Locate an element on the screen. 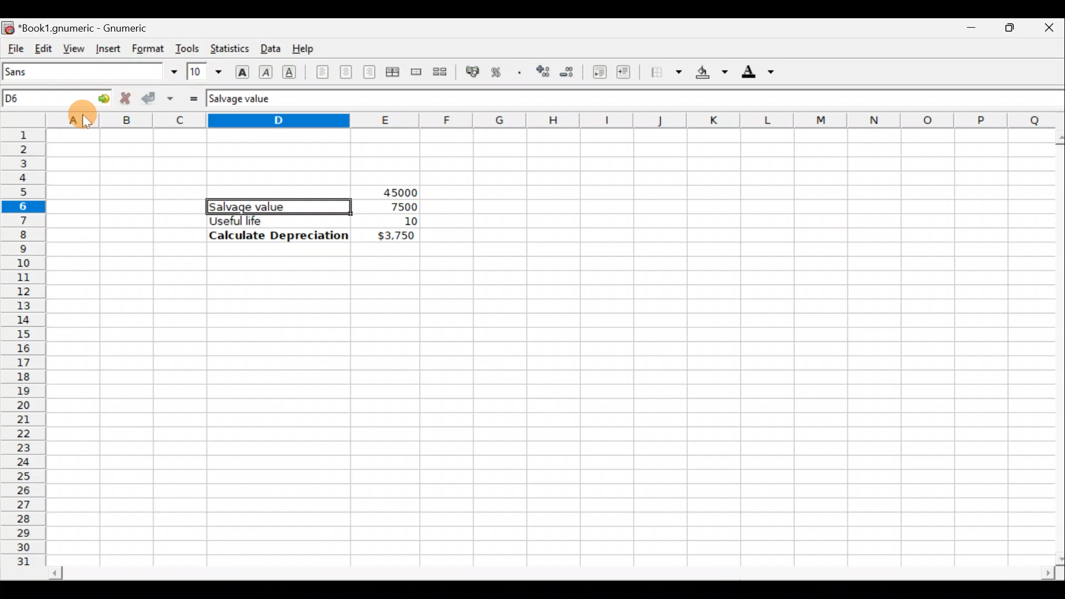  10 is located at coordinates (396, 221).